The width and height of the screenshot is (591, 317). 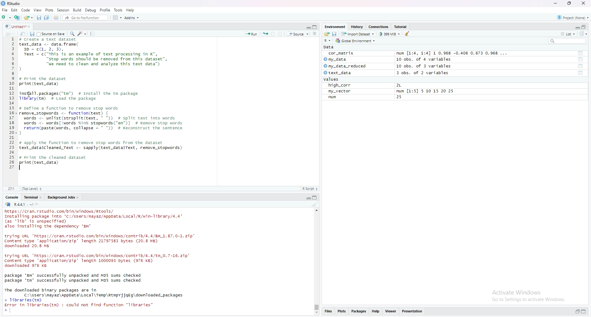 What do you see at coordinates (423, 73) in the screenshot?
I see `3 obs. of 2 variables` at bounding box center [423, 73].